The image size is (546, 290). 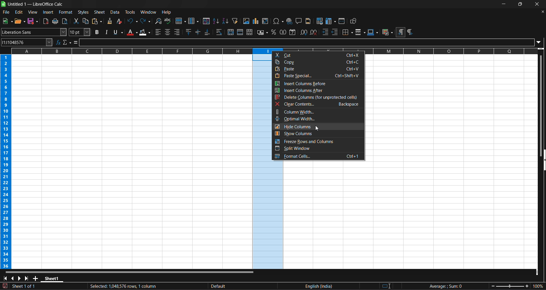 I want to click on new, so click(x=8, y=21).